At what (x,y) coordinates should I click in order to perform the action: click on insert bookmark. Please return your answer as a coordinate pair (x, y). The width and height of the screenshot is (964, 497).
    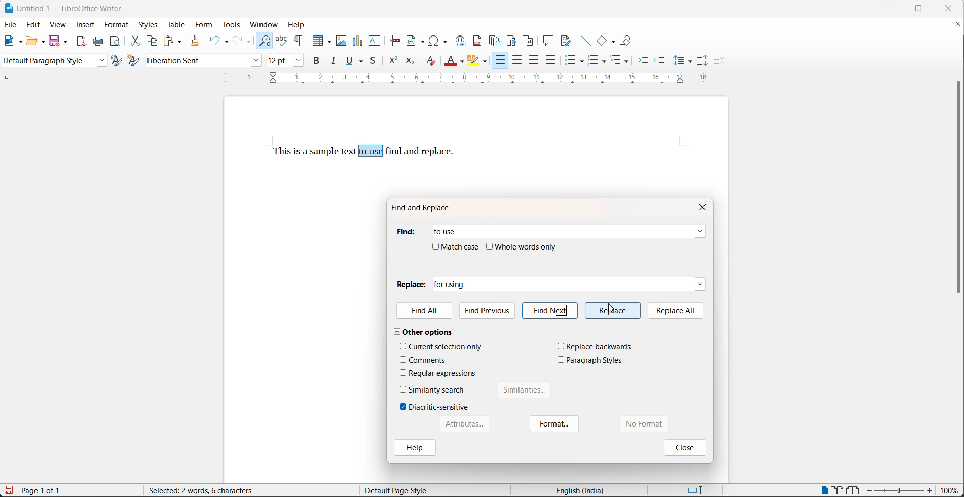
    Looking at the image, I should click on (513, 41).